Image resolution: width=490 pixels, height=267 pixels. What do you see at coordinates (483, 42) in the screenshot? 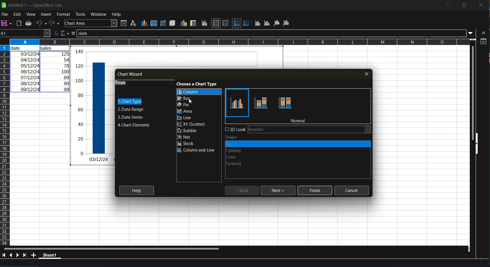
I see `properties` at bounding box center [483, 42].